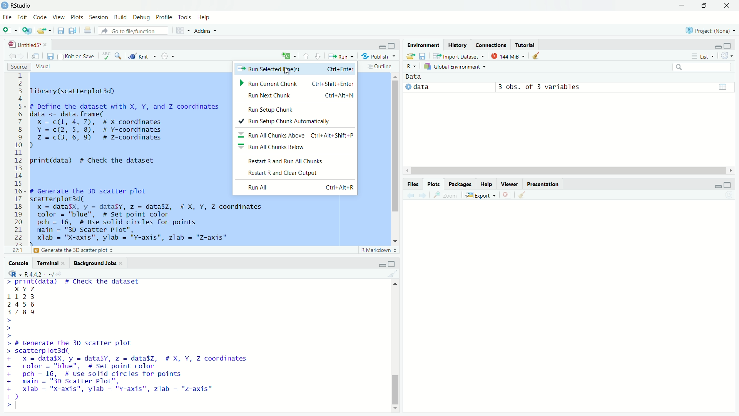 The image size is (739, 416). Describe the element at coordinates (64, 264) in the screenshot. I see `close` at that location.